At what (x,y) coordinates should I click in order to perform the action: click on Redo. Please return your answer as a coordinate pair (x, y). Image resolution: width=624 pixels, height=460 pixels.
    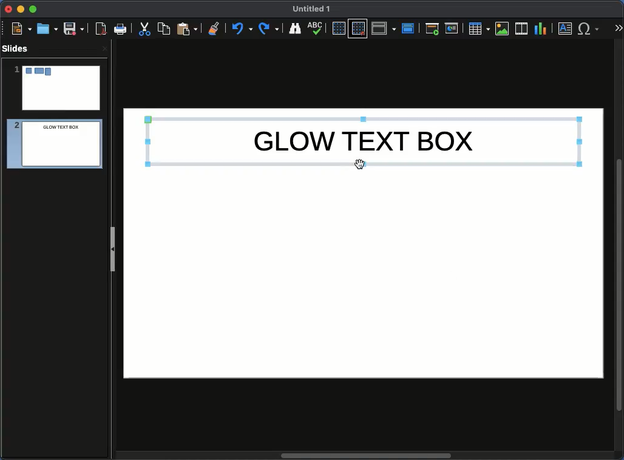
    Looking at the image, I should click on (270, 29).